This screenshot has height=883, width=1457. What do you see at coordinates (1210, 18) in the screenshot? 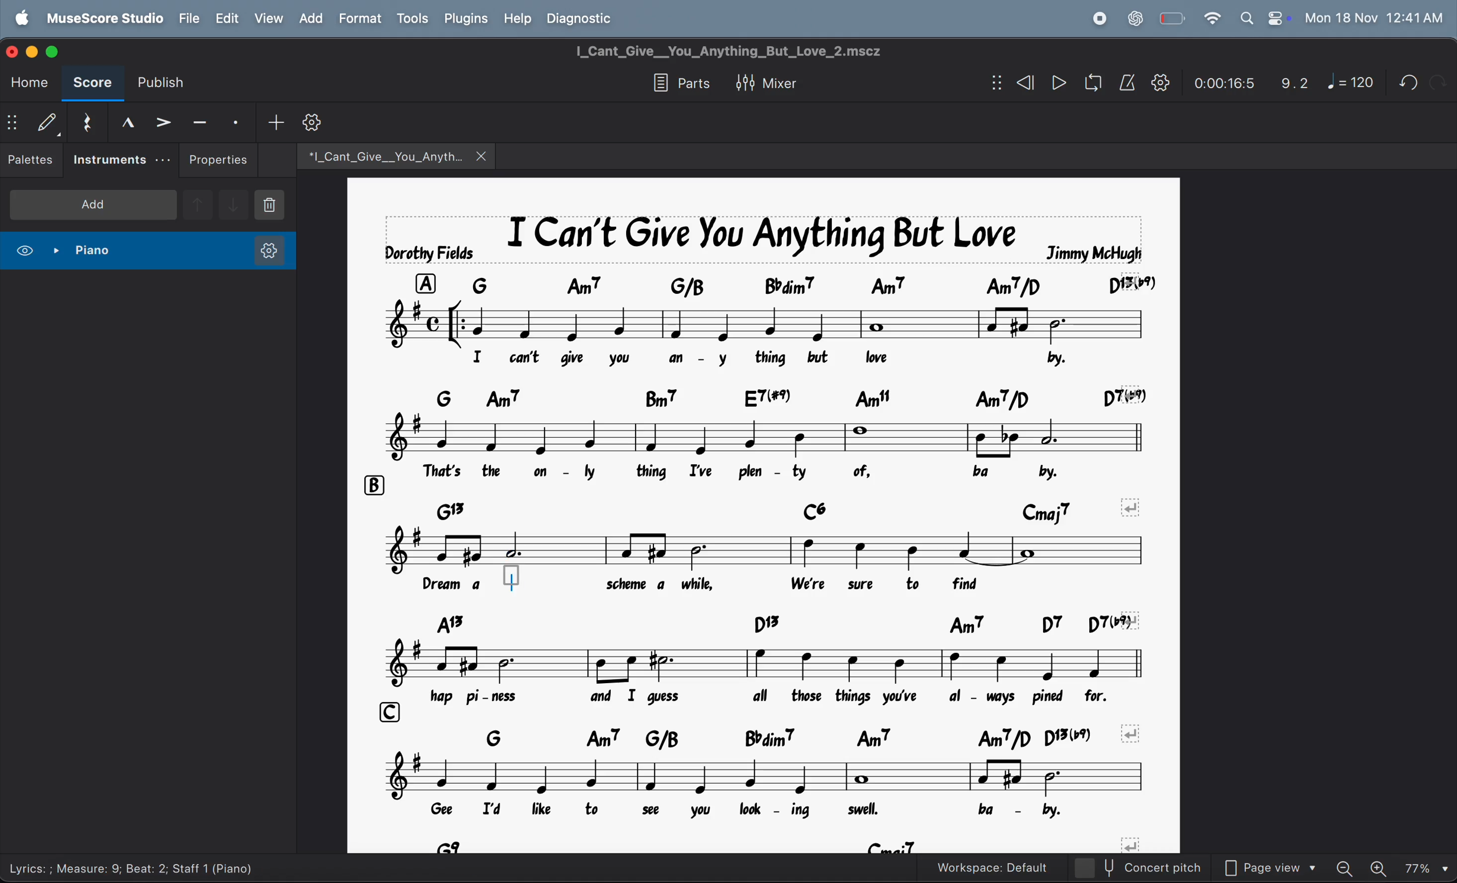
I see `wifi` at bounding box center [1210, 18].